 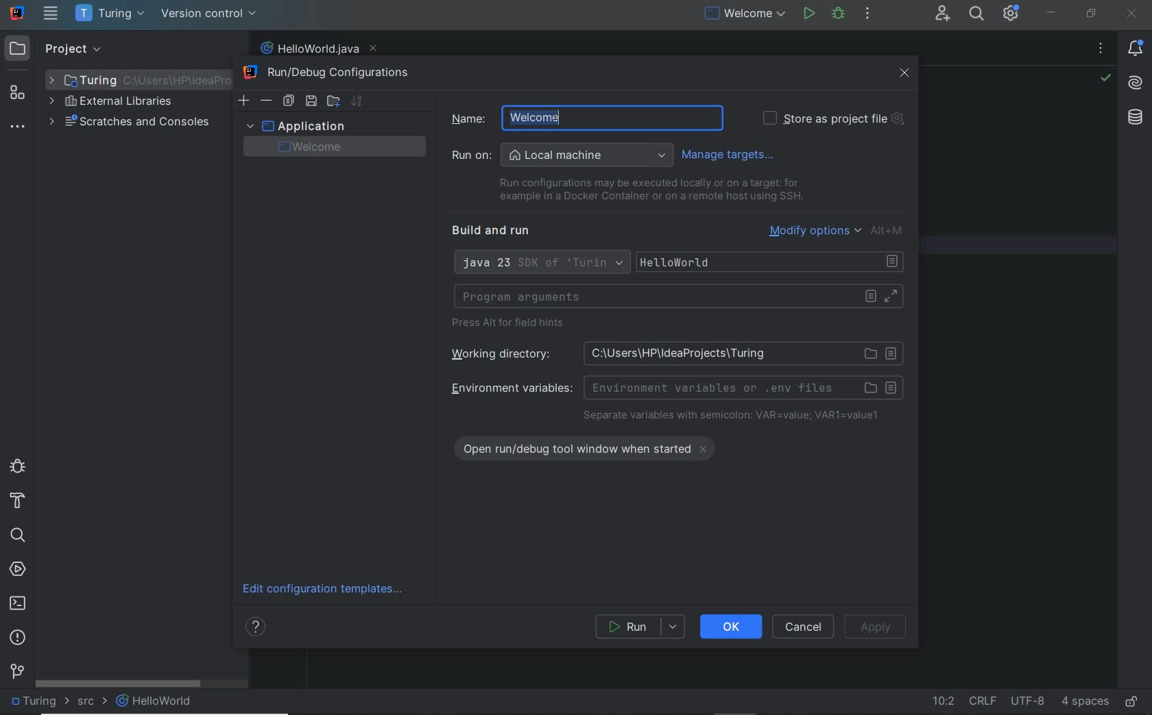 I want to click on RUN/DEBUG CONFIGURATIONS, so click(x=332, y=73).